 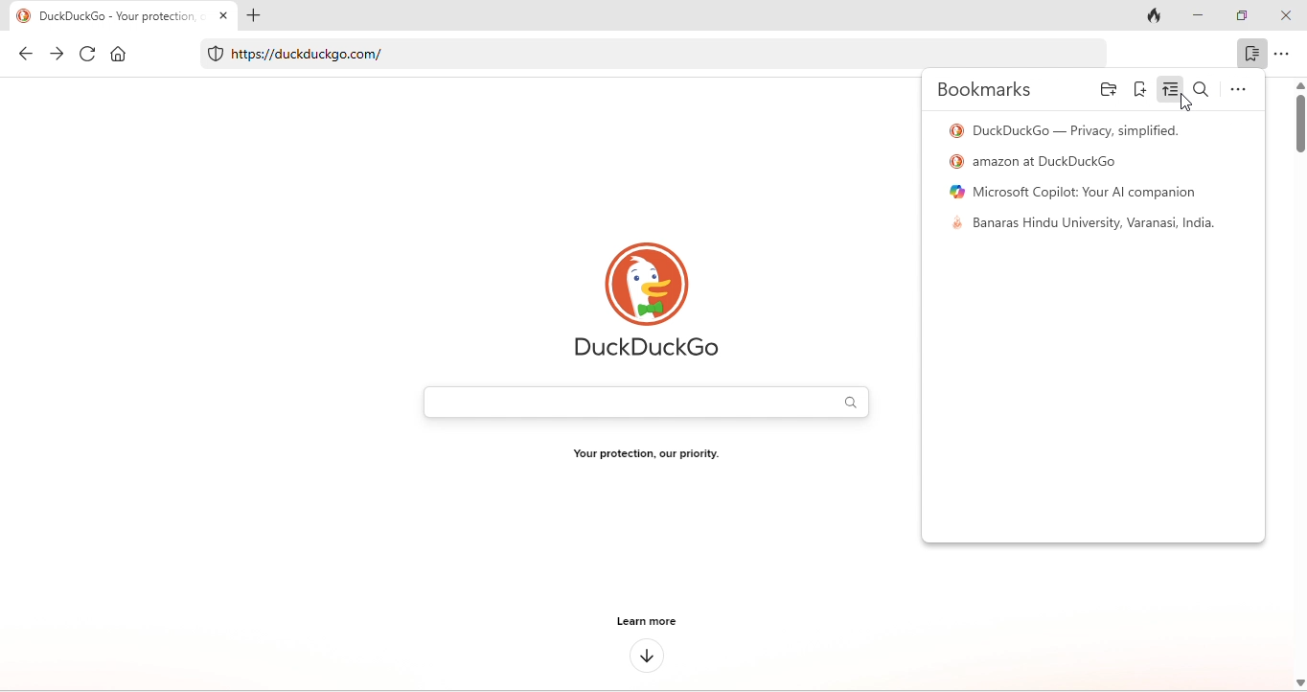 I want to click on search bar, so click(x=645, y=400).